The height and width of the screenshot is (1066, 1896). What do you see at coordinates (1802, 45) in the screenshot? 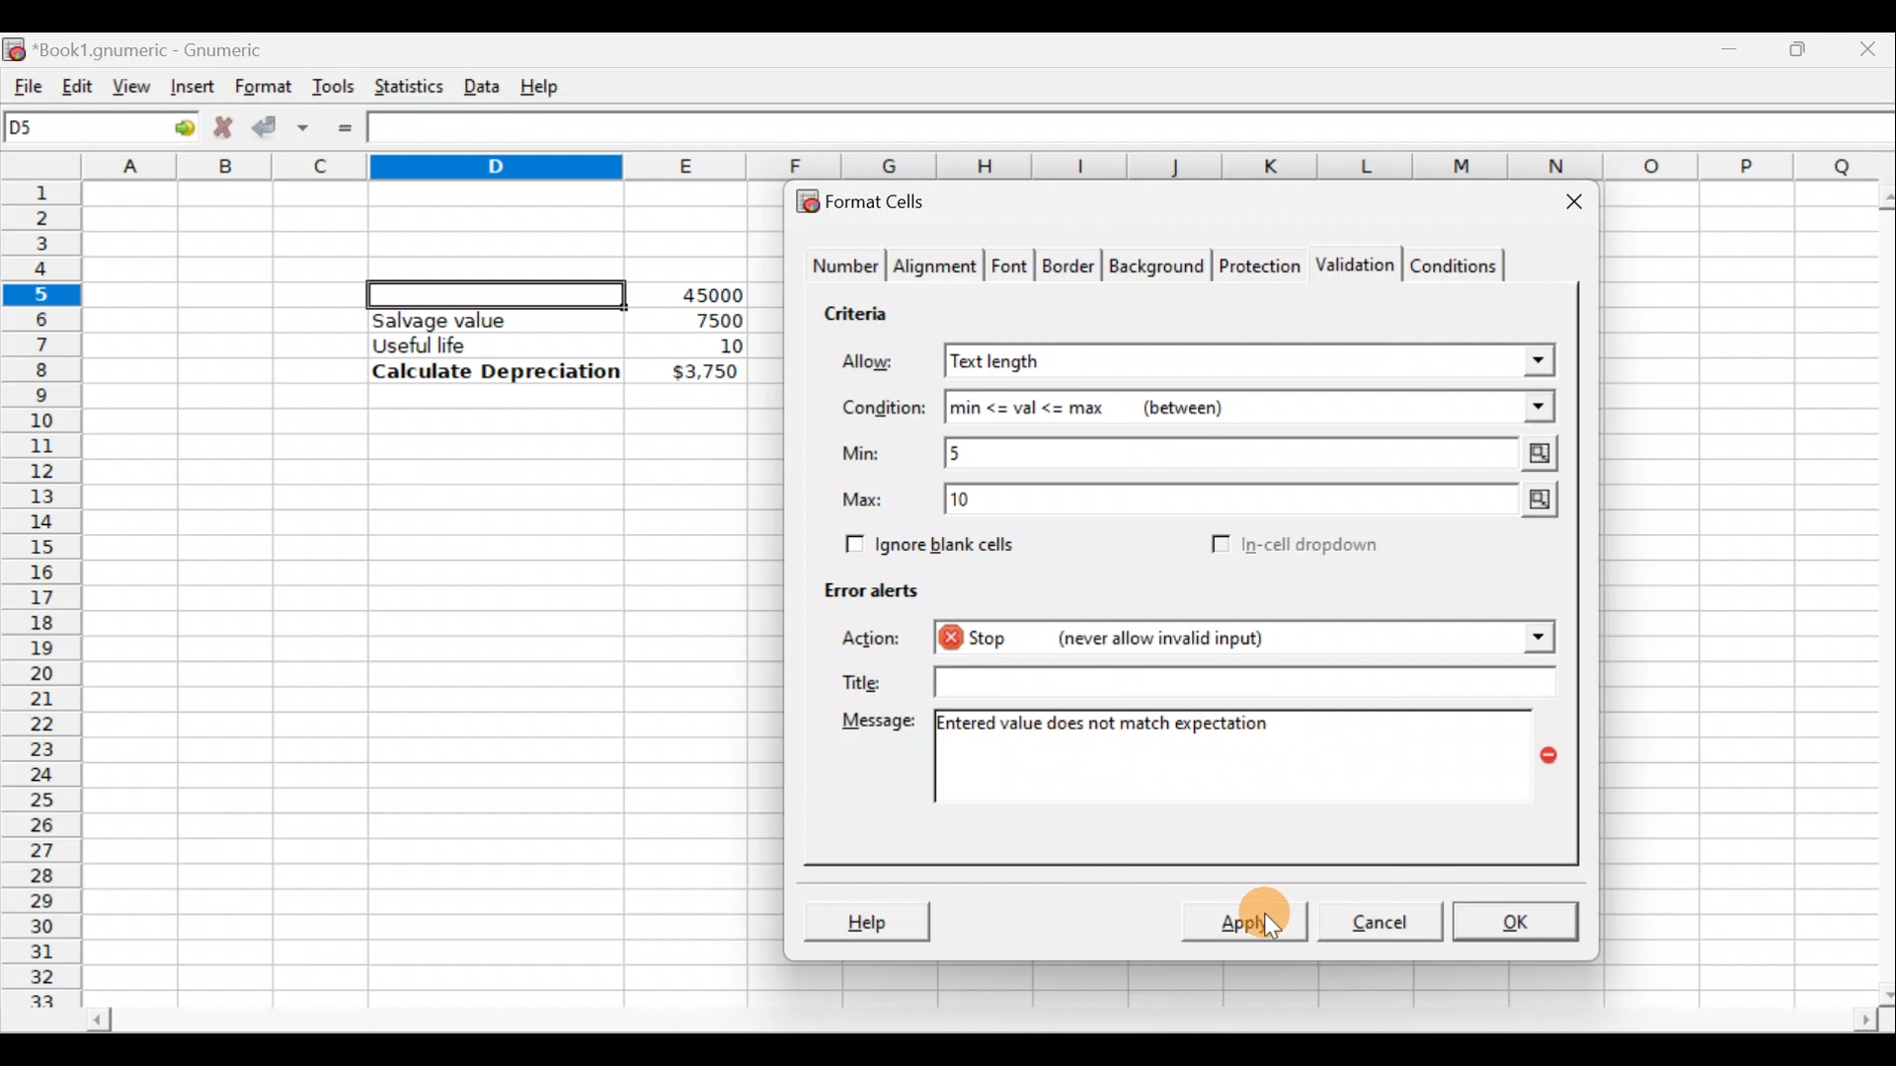
I see `Maximize` at bounding box center [1802, 45].